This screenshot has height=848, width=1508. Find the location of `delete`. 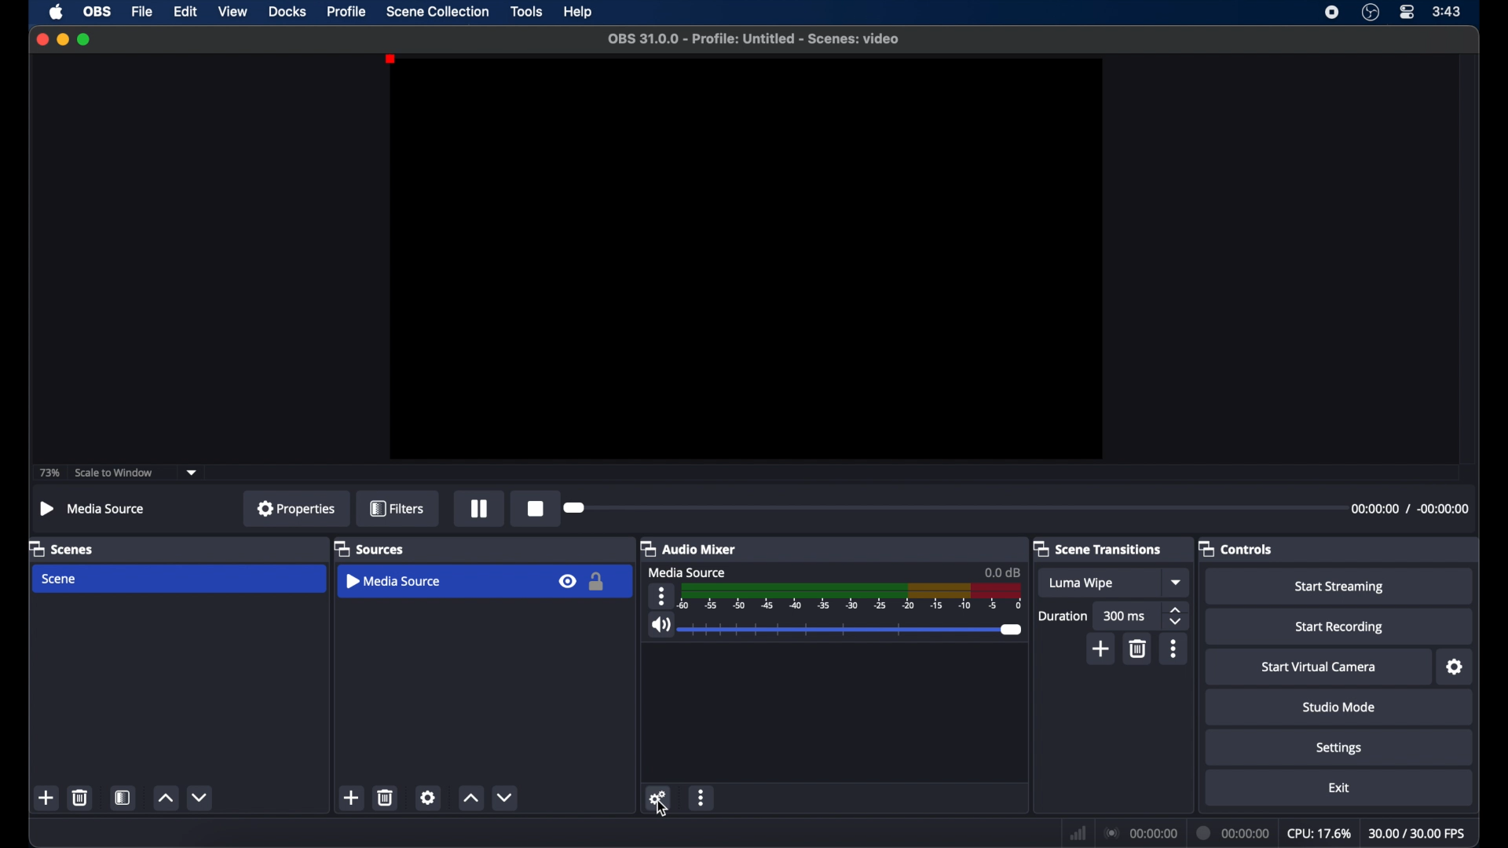

delete is located at coordinates (79, 798).